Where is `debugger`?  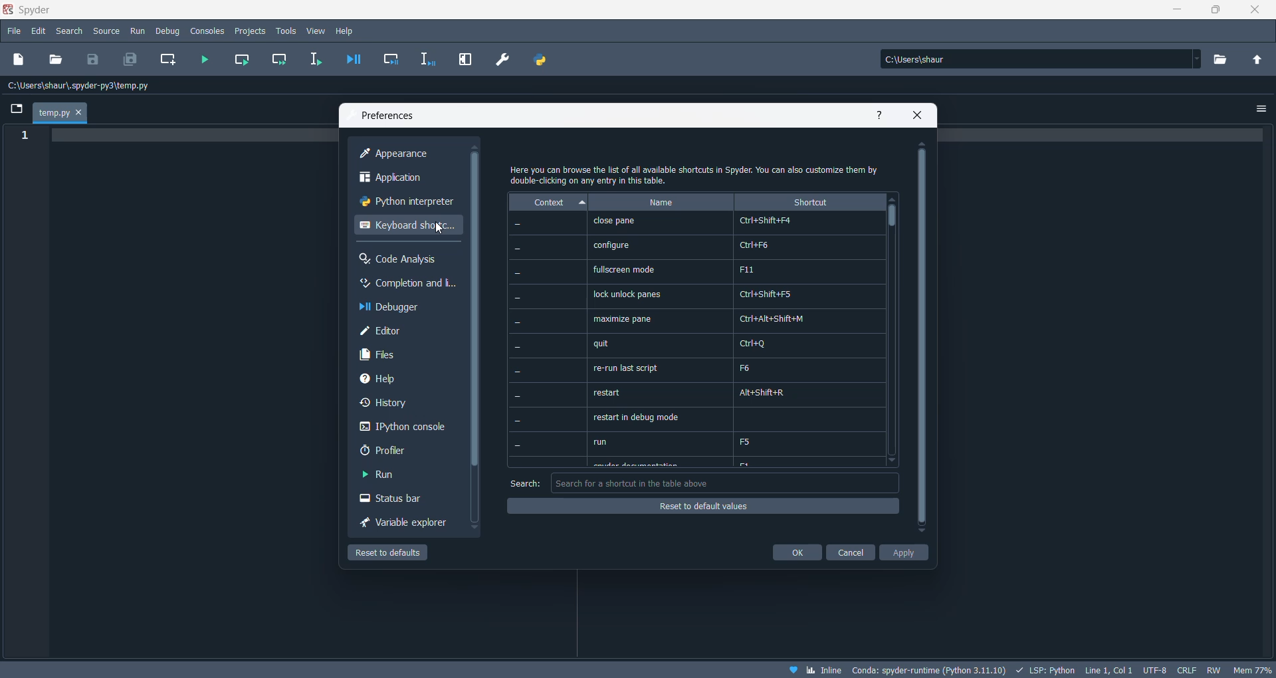
debugger is located at coordinates (401, 308).